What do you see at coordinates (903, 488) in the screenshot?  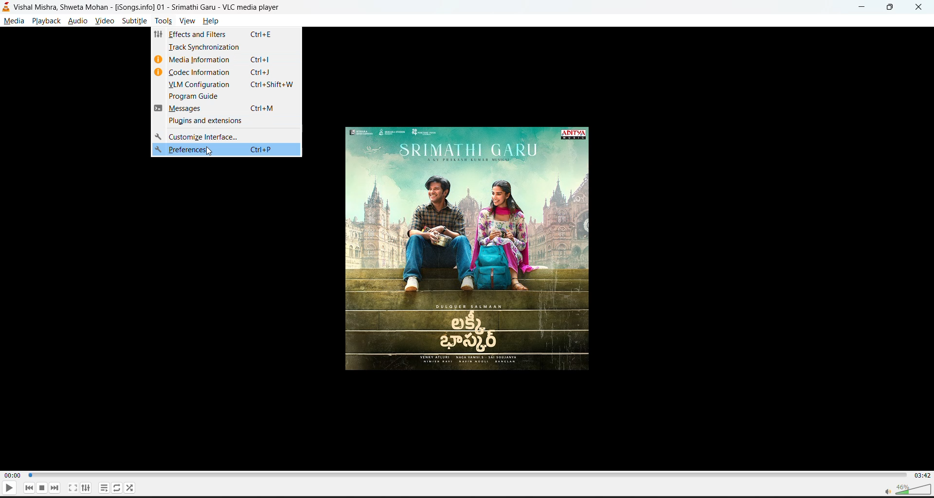 I see `volume` at bounding box center [903, 488].